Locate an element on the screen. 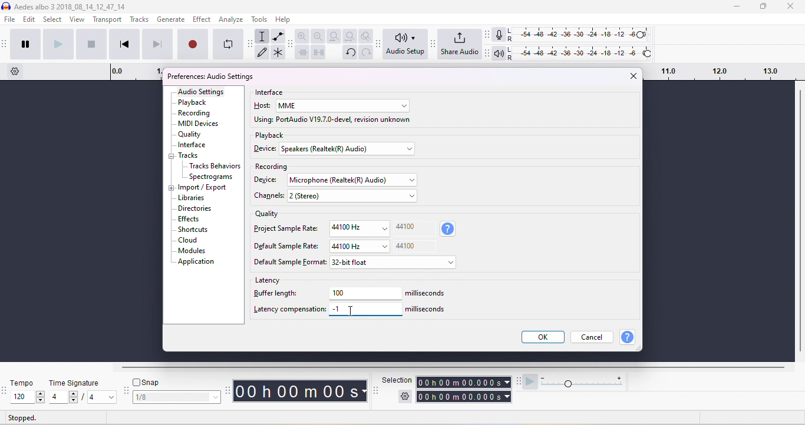 Image resolution: width=805 pixels, height=425 pixels. interface is located at coordinates (192, 145).